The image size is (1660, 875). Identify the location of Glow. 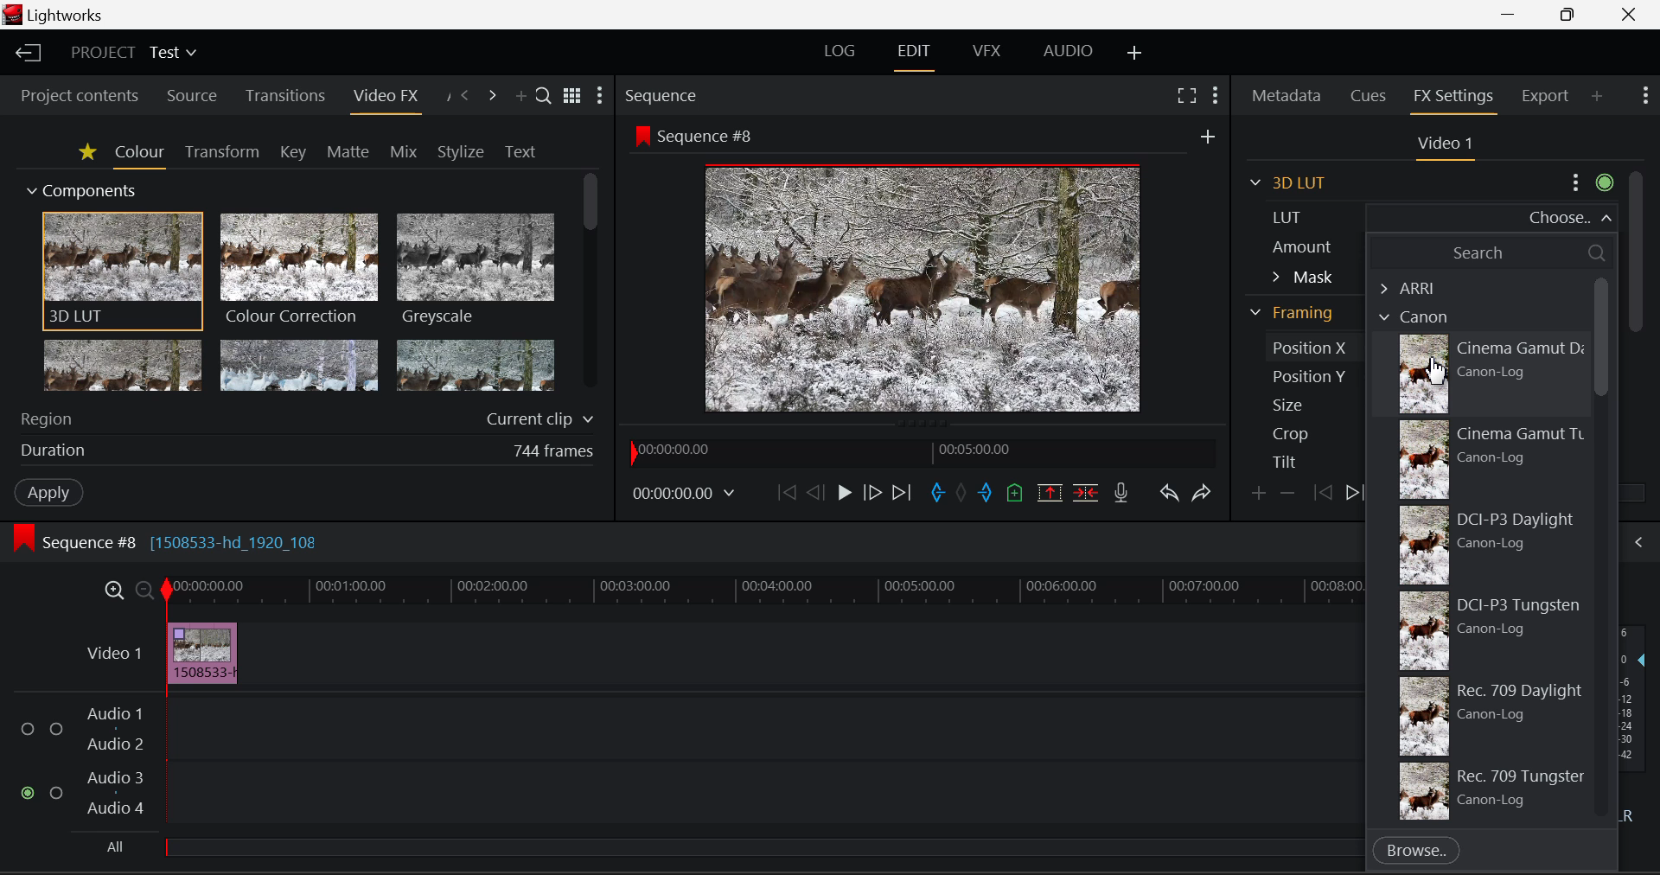
(123, 367).